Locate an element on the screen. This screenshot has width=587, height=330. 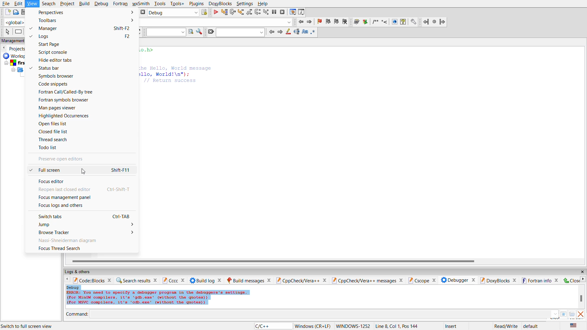
next is located at coordinates (280, 32).